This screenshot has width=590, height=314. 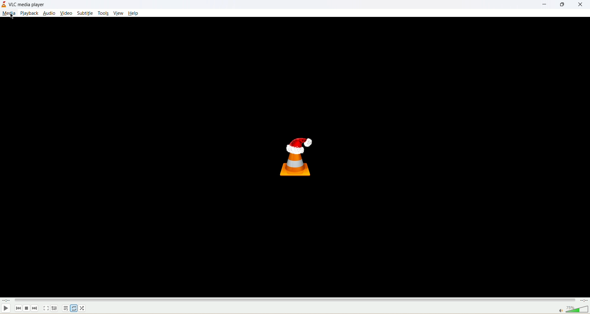 I want to click on VLC MEDIA PLAYER logo, so click(x=297, y=157).